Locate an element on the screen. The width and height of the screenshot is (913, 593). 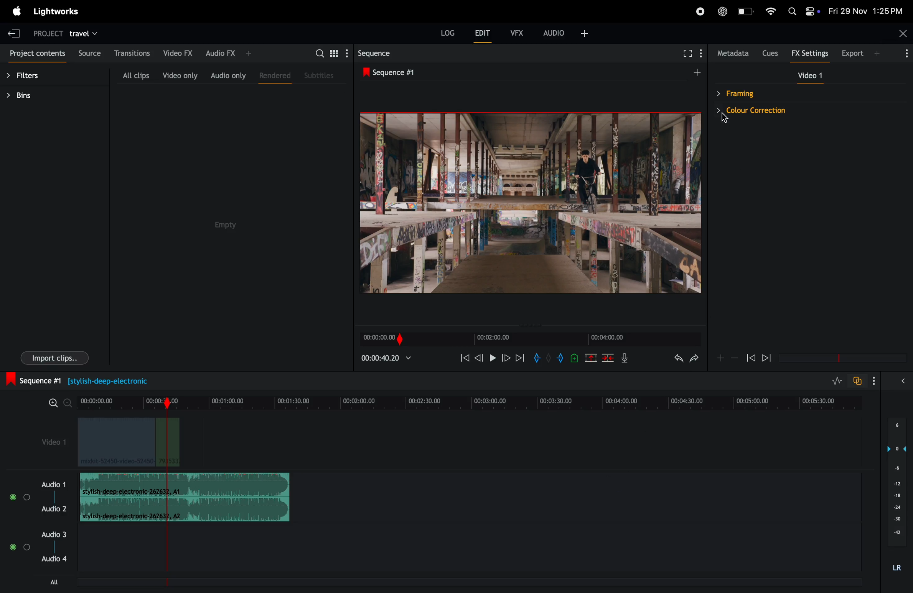
rewind  is located at coordinates (464, 358).